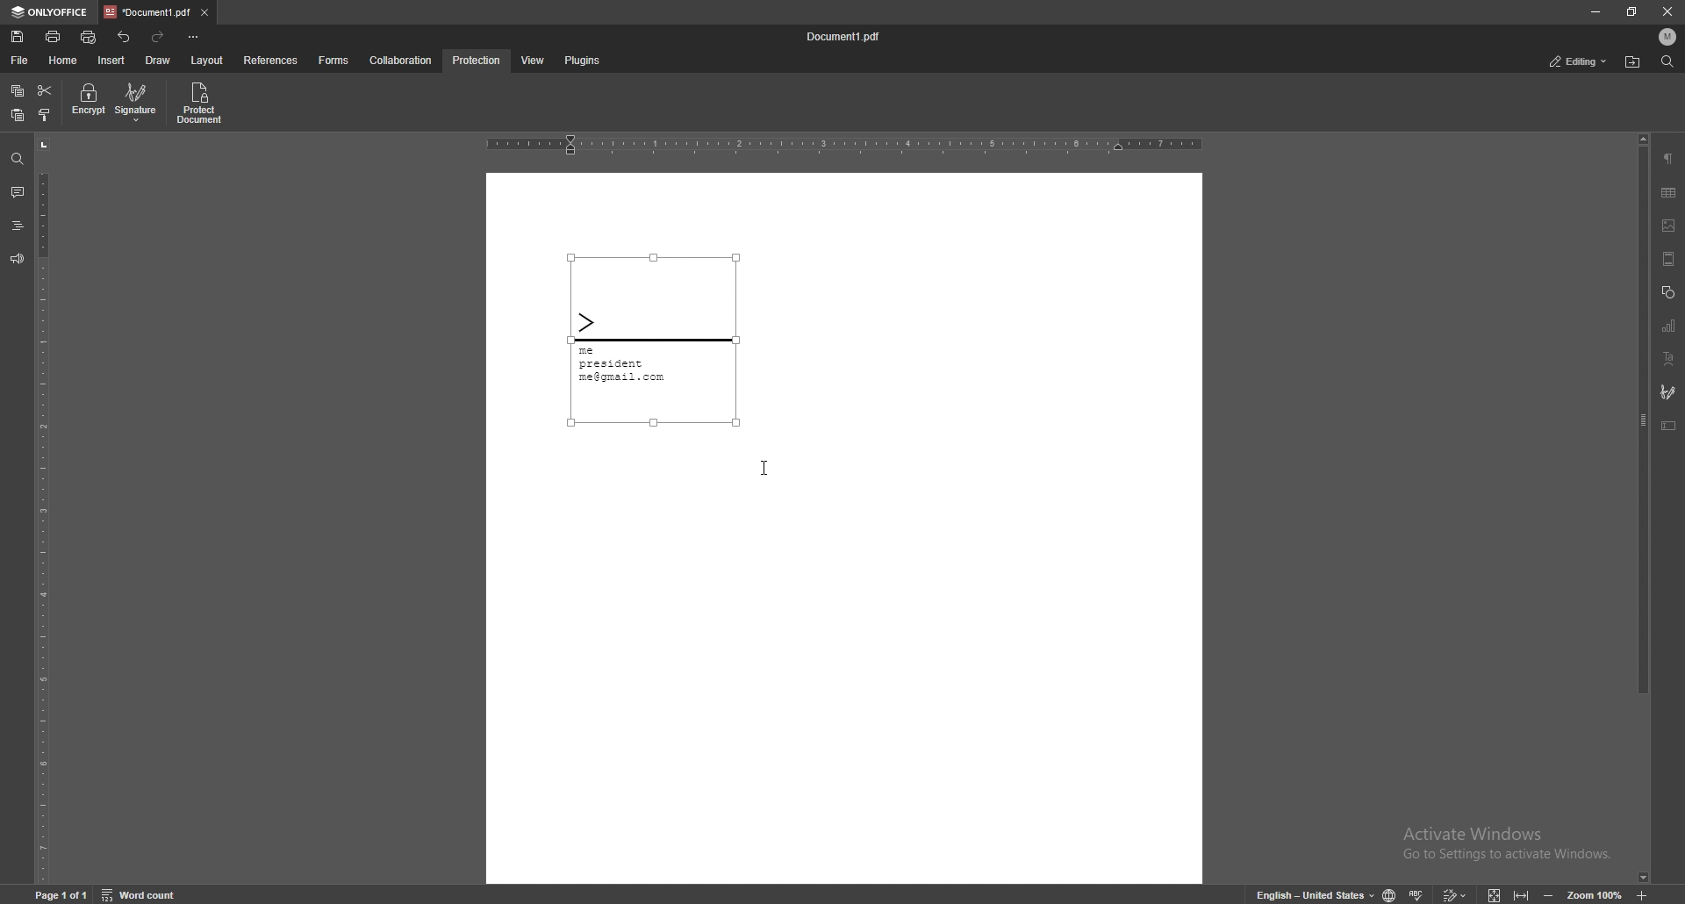 This screenshot has width=1685, height=904. Describe the element at coordinates (202, 103) in the screenshot. I see `protect document` at that location.